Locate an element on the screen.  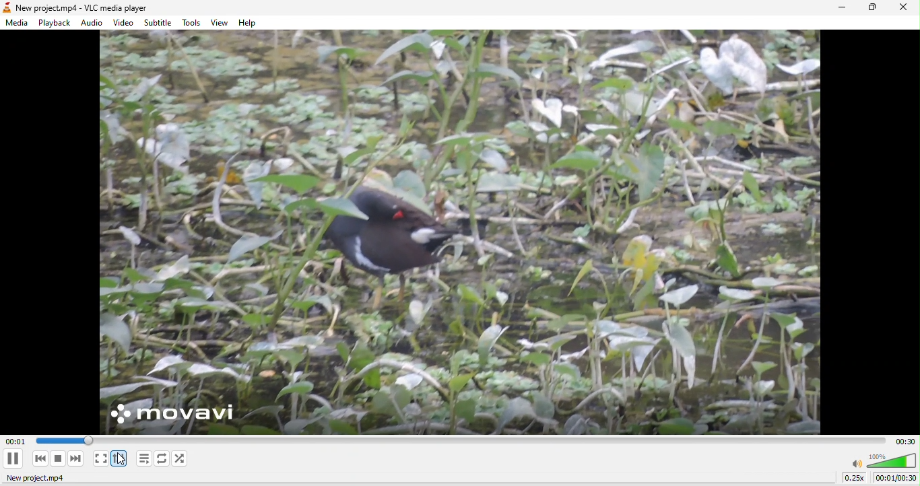
toggle the video in fullscreen is located at coordinates (100, 458).